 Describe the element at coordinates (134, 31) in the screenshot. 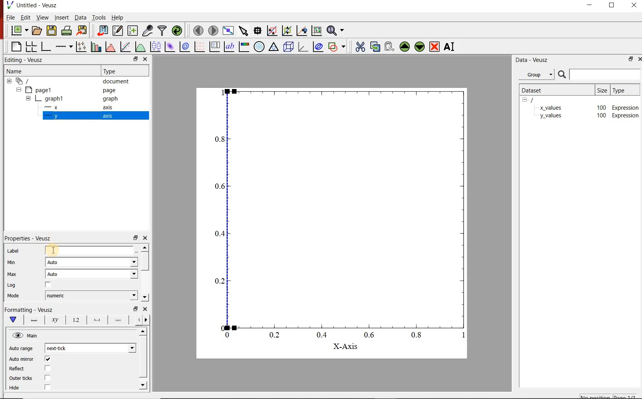

I see `create new datasets using ranges, parametrically or as functions of existing datasets` at that location.